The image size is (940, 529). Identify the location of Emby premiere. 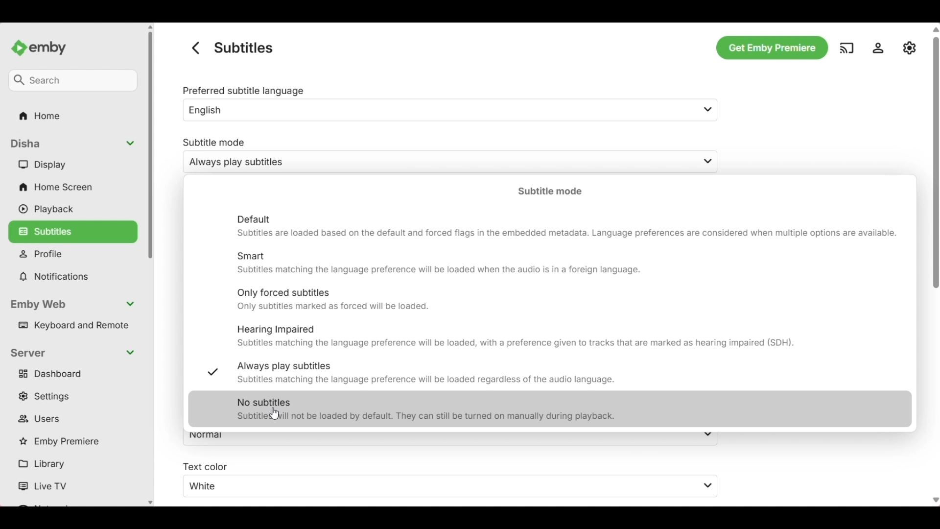
(74, 442).